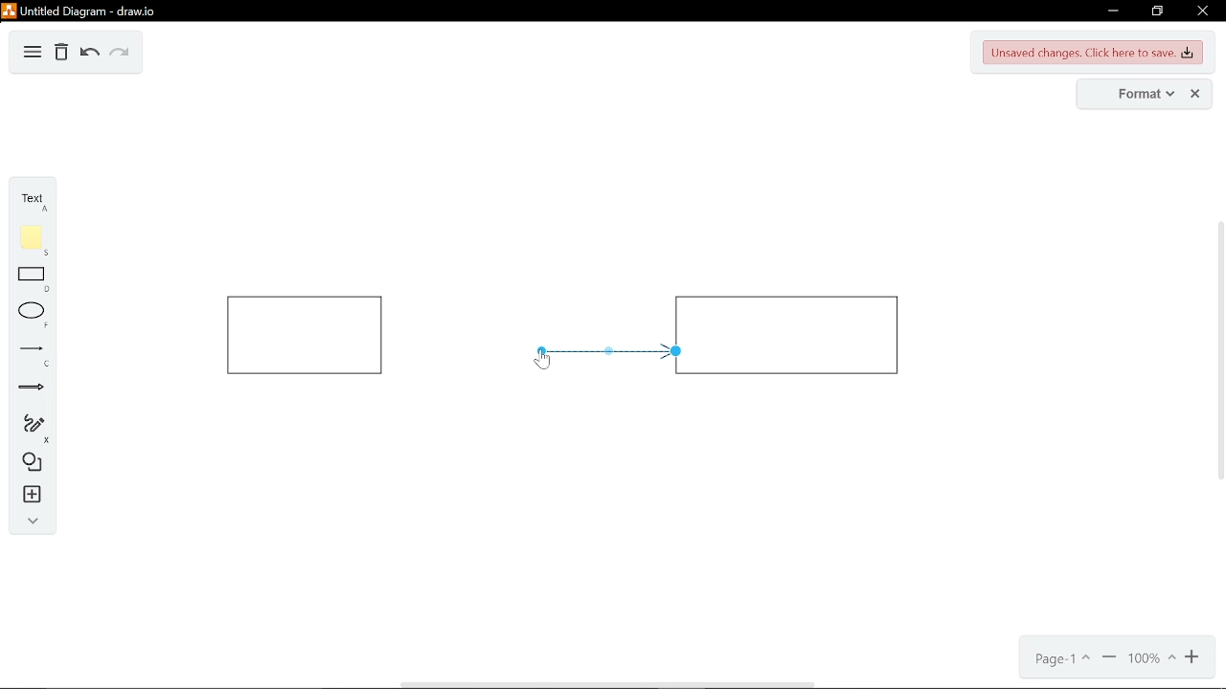 The image size is (1226, 689). What do you see at coordinates (1059, 661) in the screenshot?
I see `current page` at bounding box center [1059, 661].